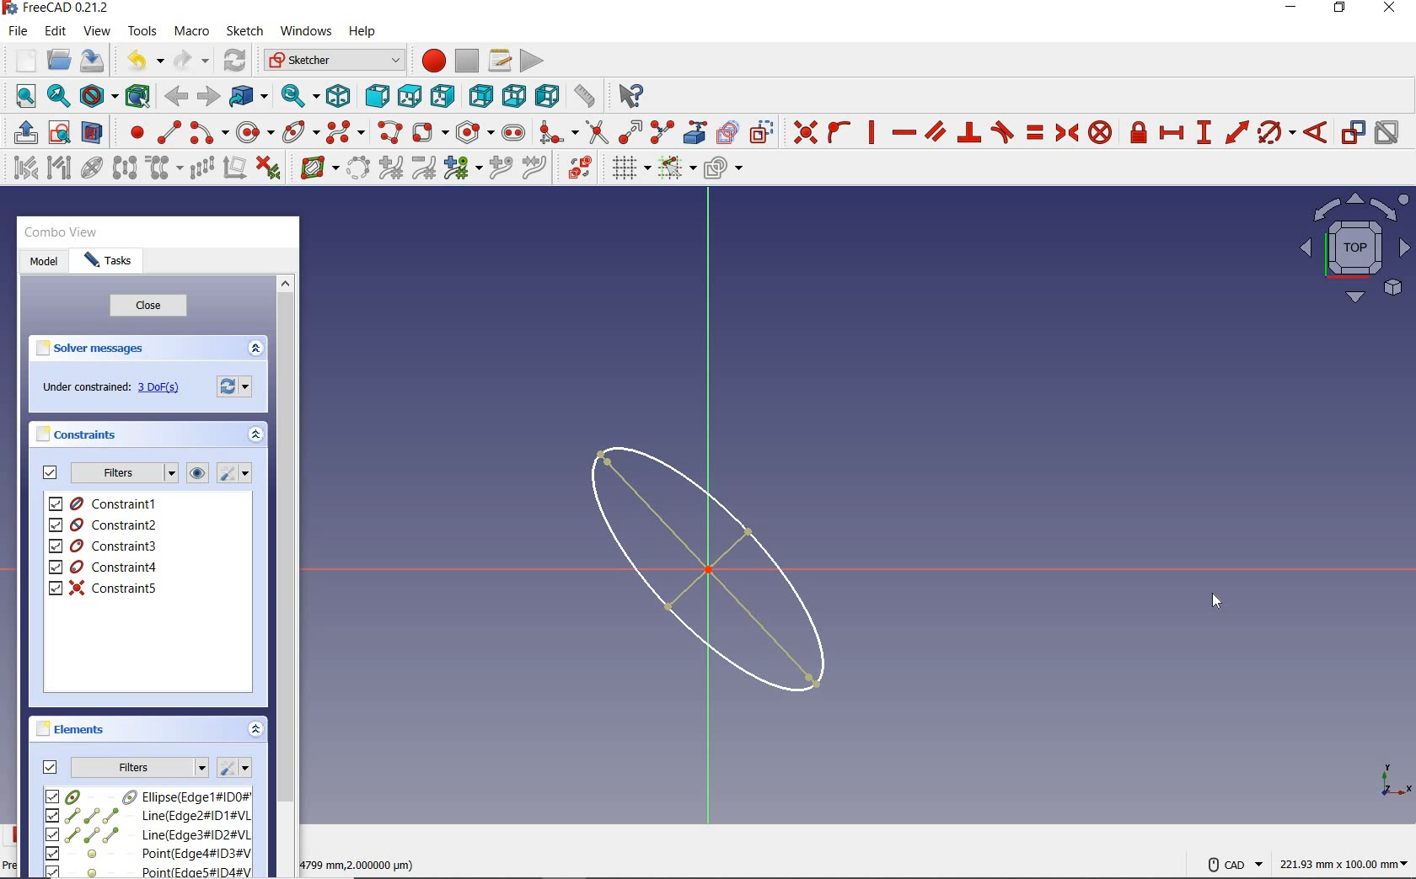  I want to click on show/hide B-spline information layer, so click(315, 167).